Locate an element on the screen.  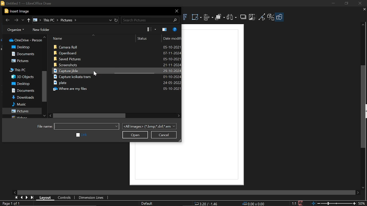
Minimize is located at coordinates (333, 4).